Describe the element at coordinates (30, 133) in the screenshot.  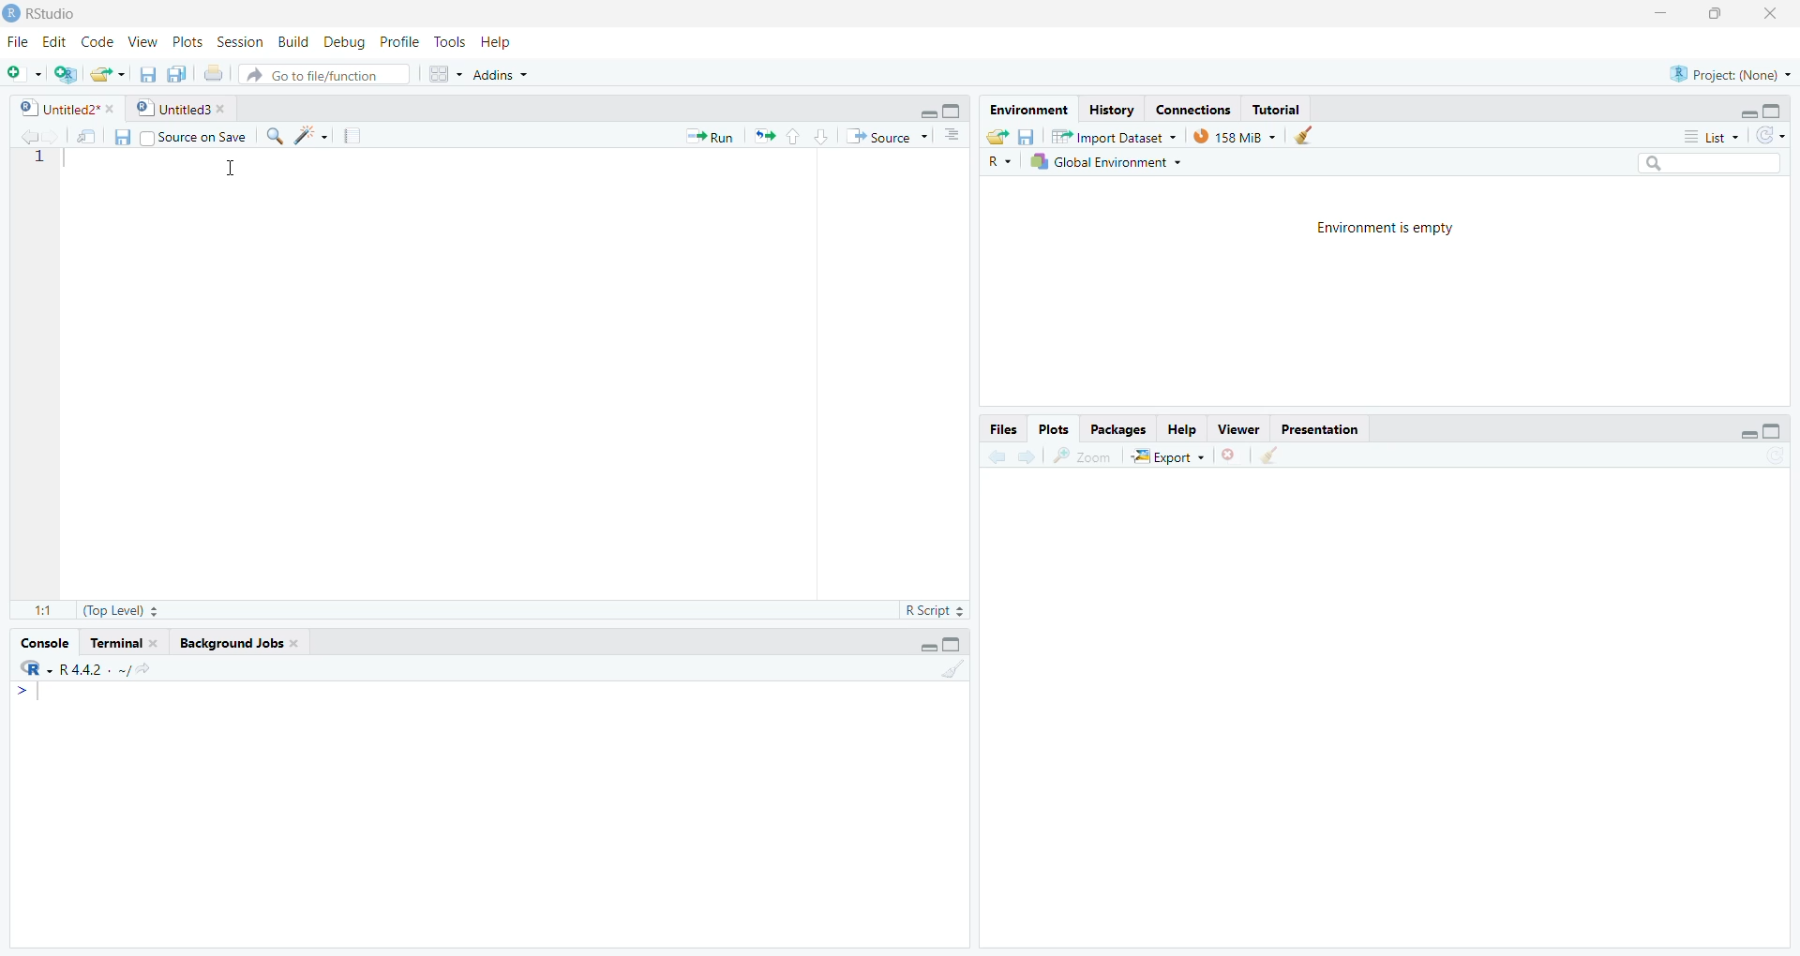
I see `forward/backward` at that location.